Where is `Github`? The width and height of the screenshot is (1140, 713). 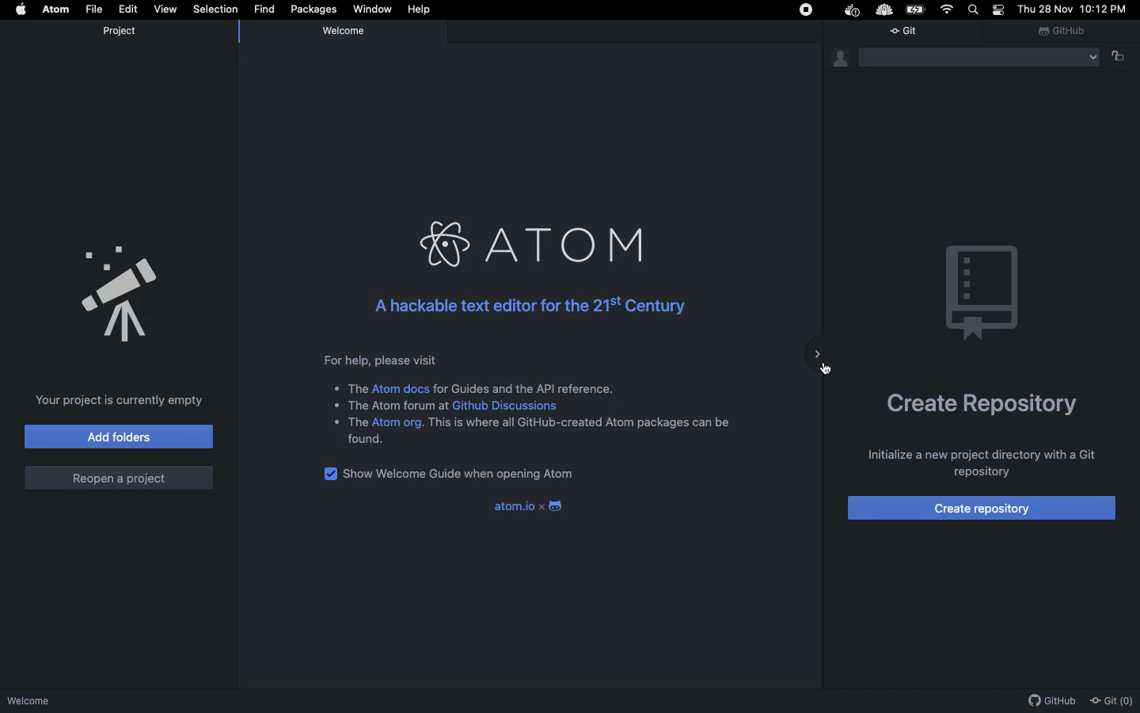 Github is located at coordinates (1064, 31).